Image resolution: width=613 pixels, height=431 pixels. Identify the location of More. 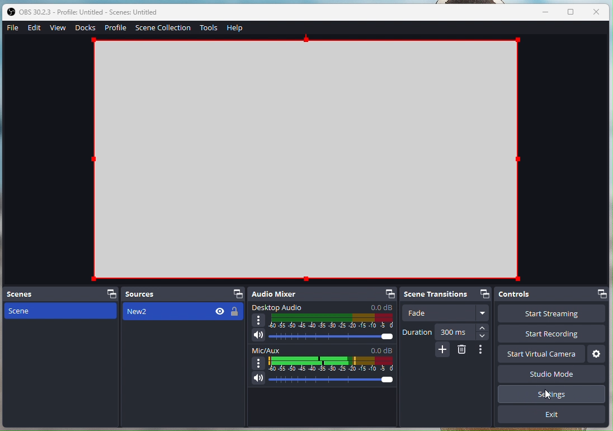
(481, 350).